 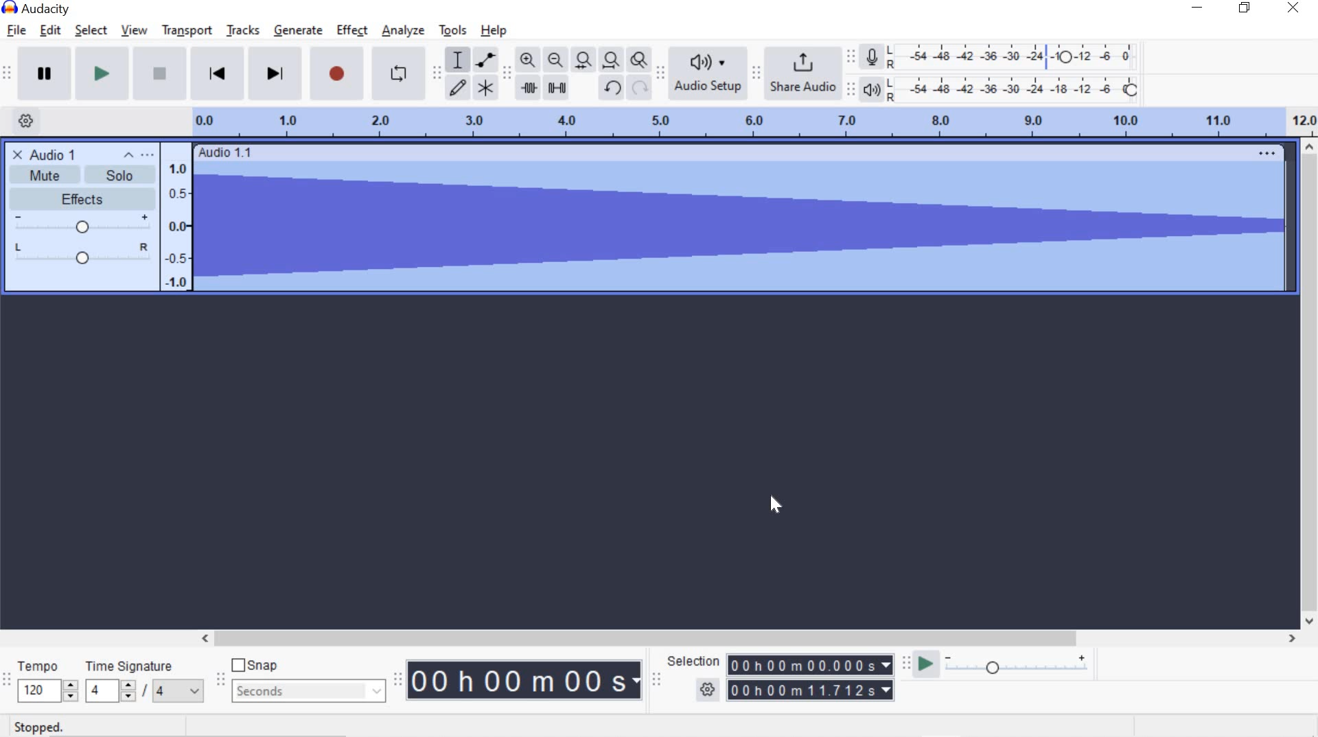 What do you see at coordinates (17, 153) in the screenshot?
I see `Delete track` at bounding box center [17, 153].